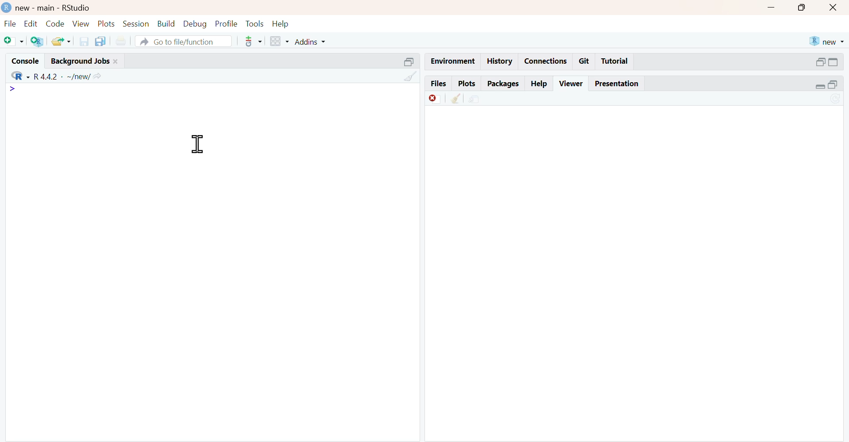 This screenshot has width=849, height=442. What do you see at coordinates (254, 42) in the screenshot?
I see `tools` at bounding box center [254, 42].